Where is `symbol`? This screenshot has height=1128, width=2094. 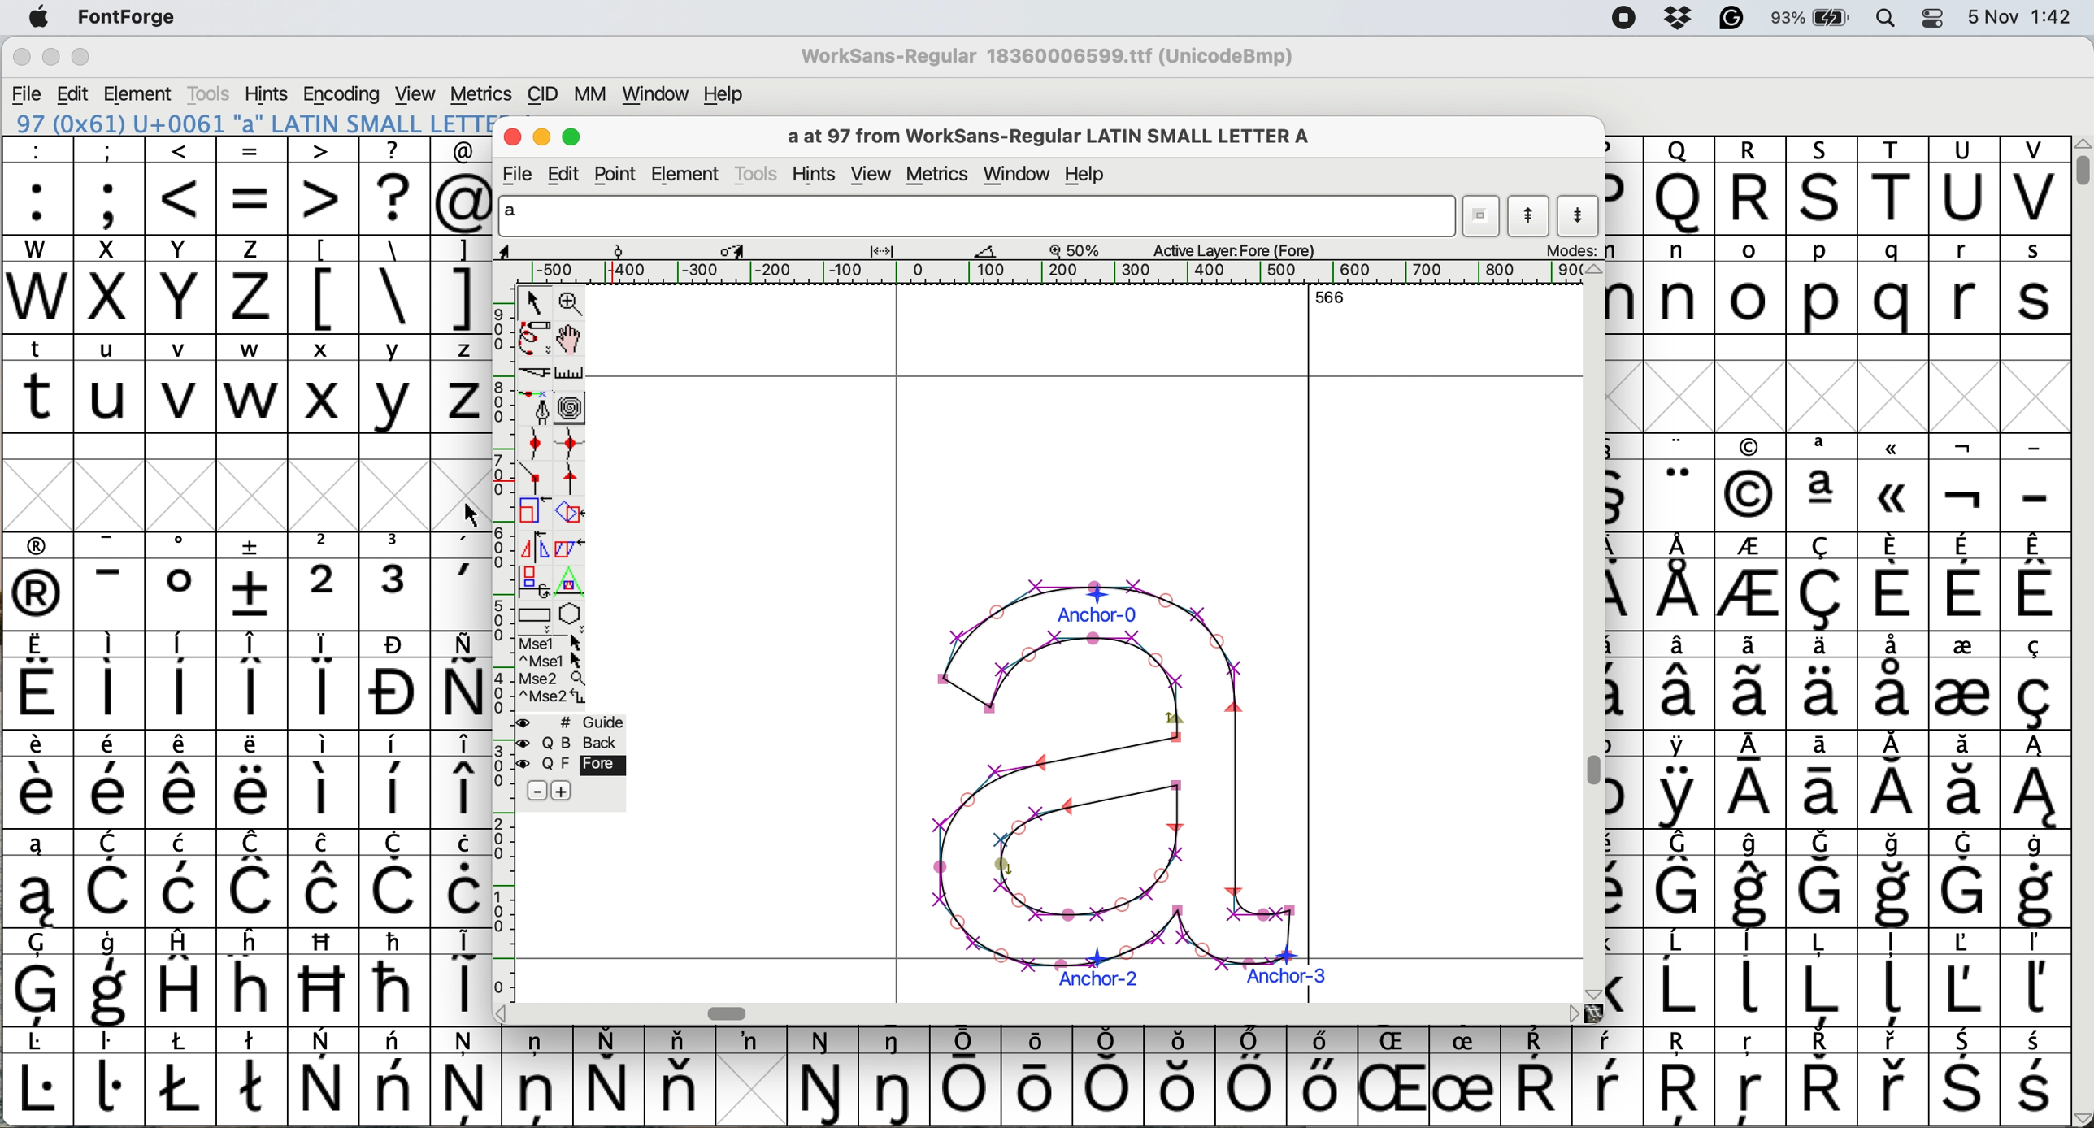 symbol is located at coordinates (537, 1074).